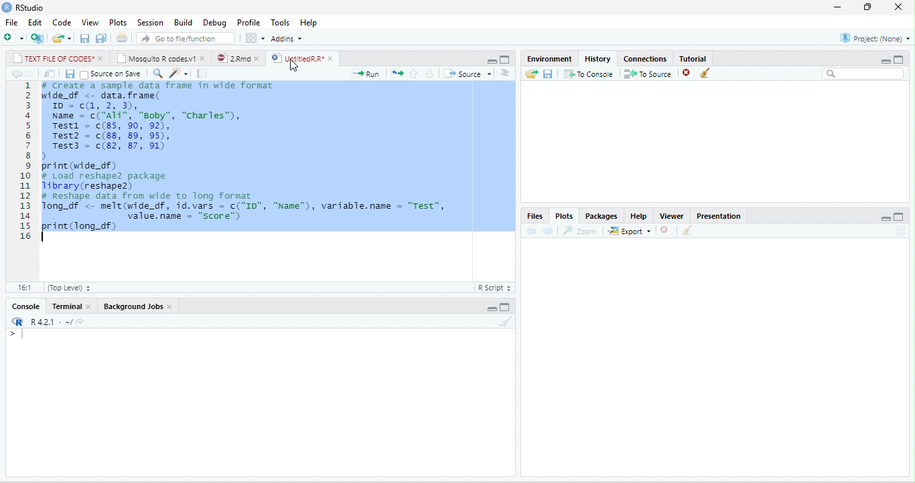  Describe the element at coordinates (216, 23) in the screenshot. I see `Debug` at that location.